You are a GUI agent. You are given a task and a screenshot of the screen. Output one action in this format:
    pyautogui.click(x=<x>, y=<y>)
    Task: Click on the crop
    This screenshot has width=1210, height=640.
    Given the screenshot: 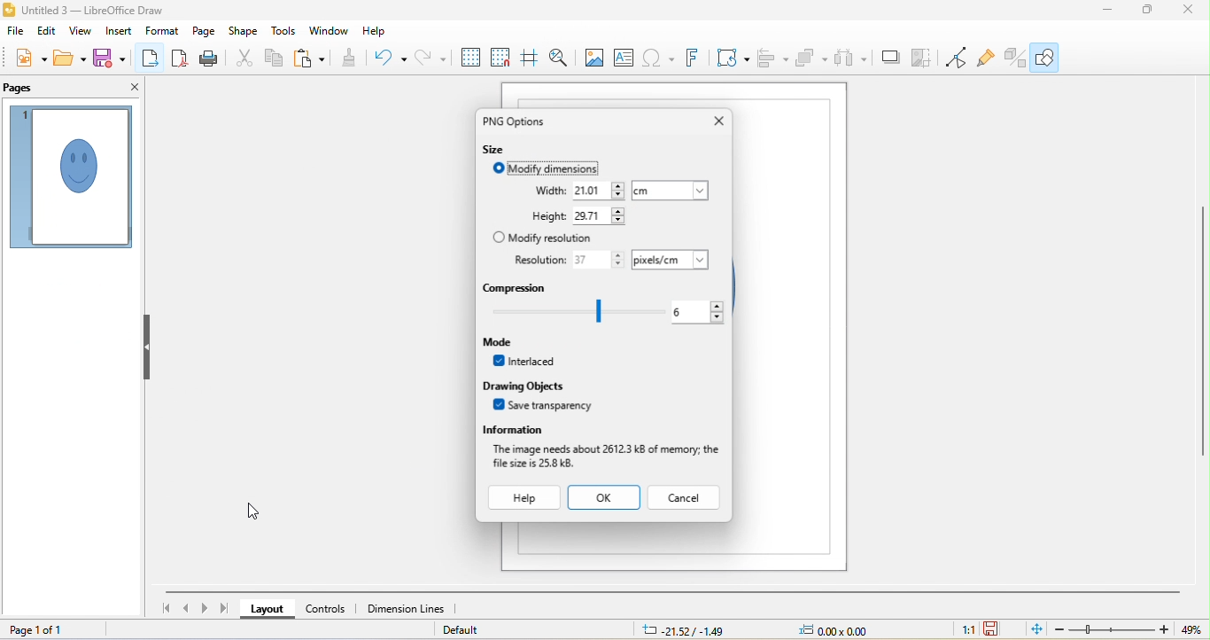 What is the action you would take?
    pyautogui.click(x=923, y=58)
    